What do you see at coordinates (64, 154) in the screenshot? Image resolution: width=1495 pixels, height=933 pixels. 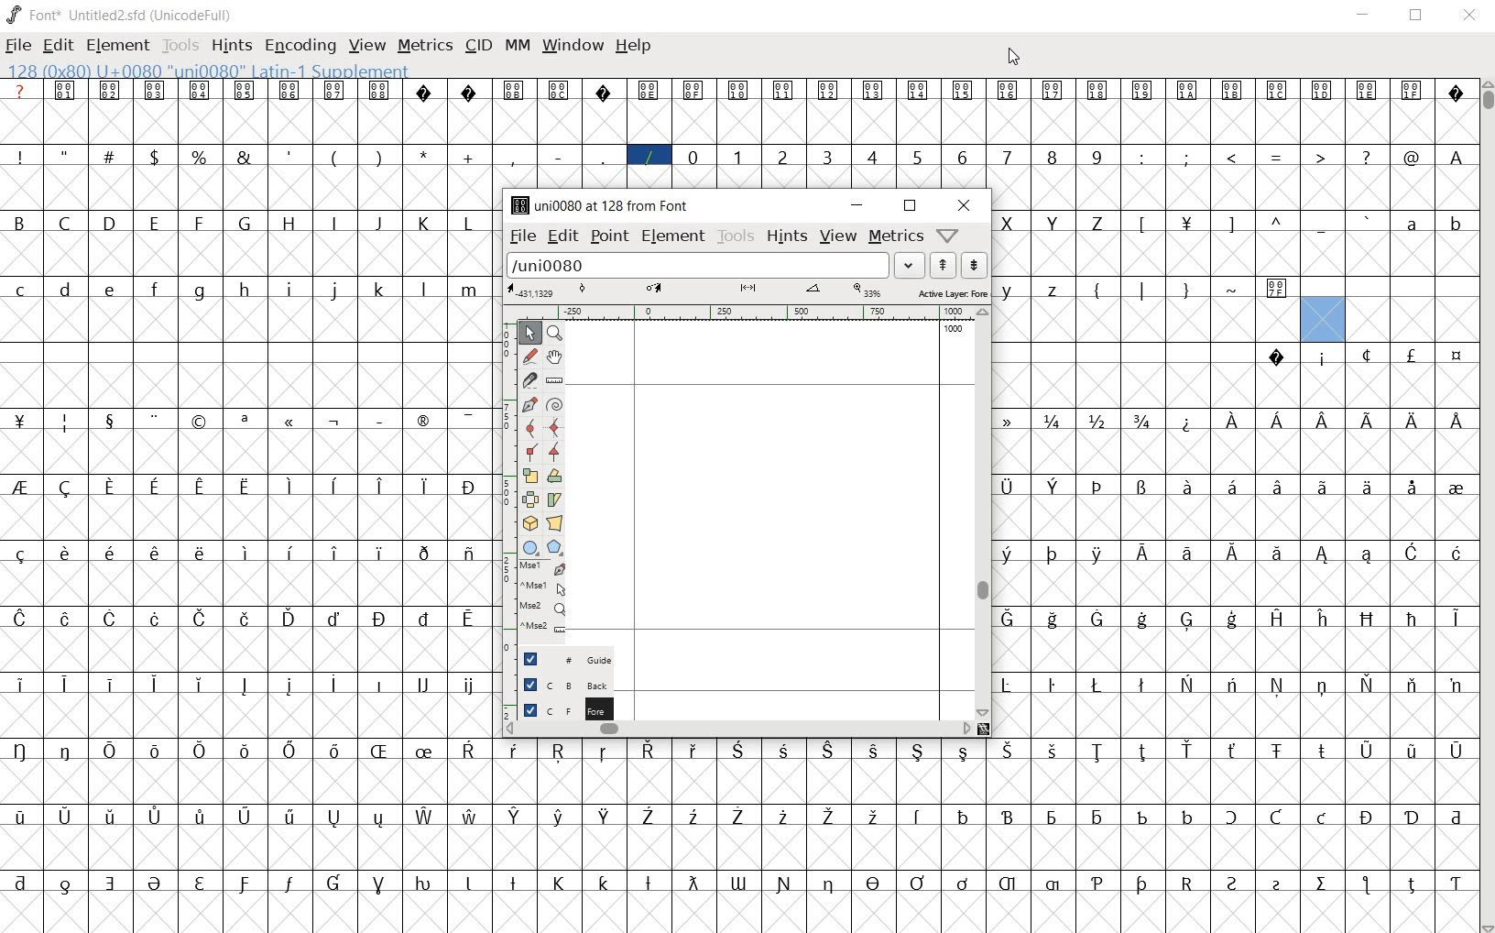 I see `glyph` at bounding box center [64, 154].